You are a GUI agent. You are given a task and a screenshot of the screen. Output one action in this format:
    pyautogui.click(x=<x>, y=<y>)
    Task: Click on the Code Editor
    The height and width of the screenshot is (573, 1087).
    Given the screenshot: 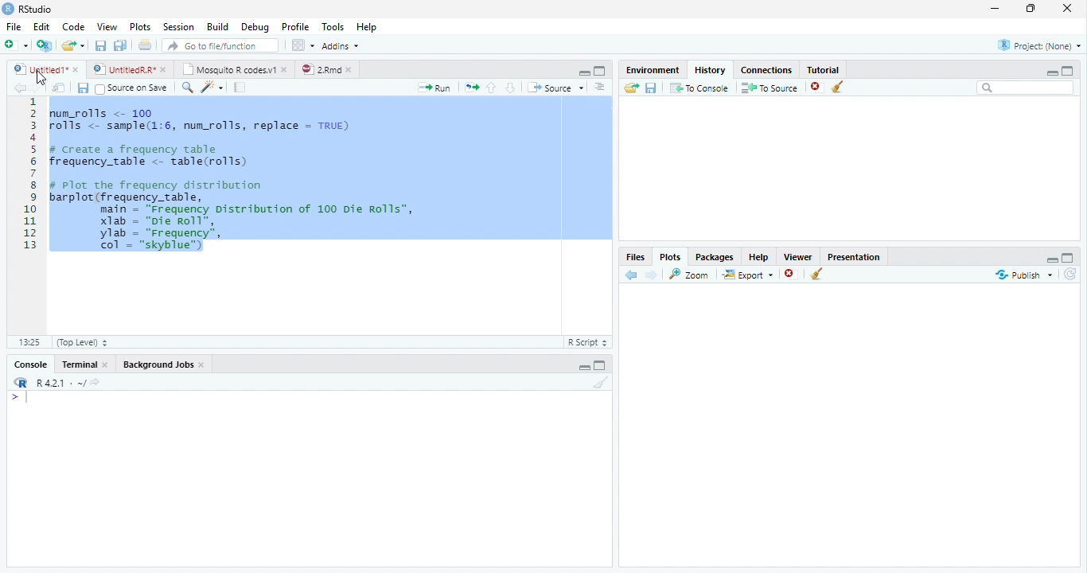 What is the action you would take?
    pyautogui.click(x=298, y=216)
    